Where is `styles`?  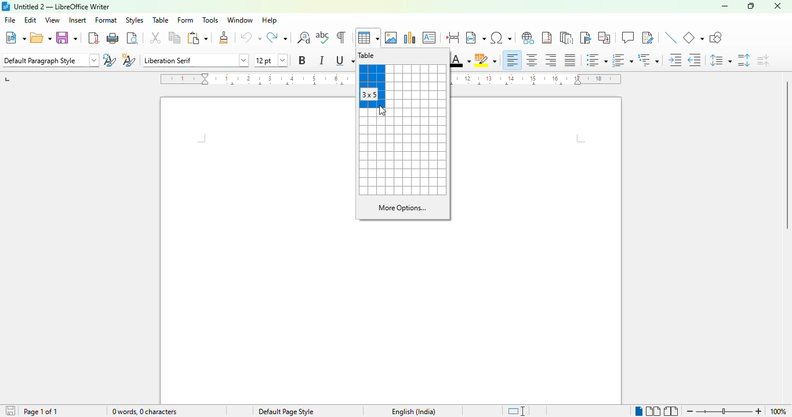
styles is located at coordinates (135, 21).